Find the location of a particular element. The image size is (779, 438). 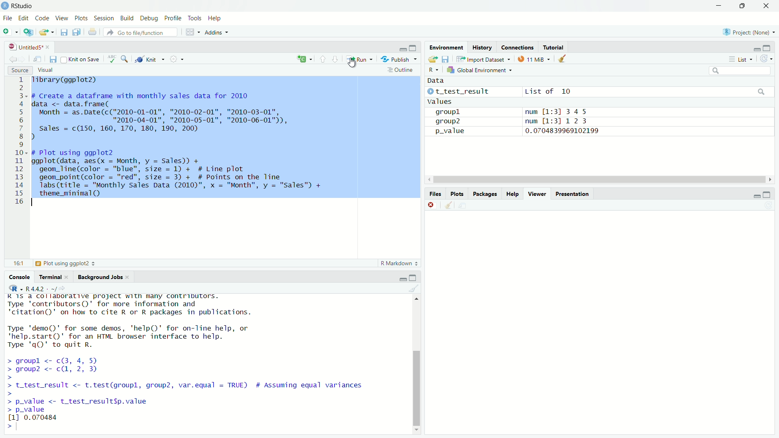

Plots is located at coordinates (81, 18).